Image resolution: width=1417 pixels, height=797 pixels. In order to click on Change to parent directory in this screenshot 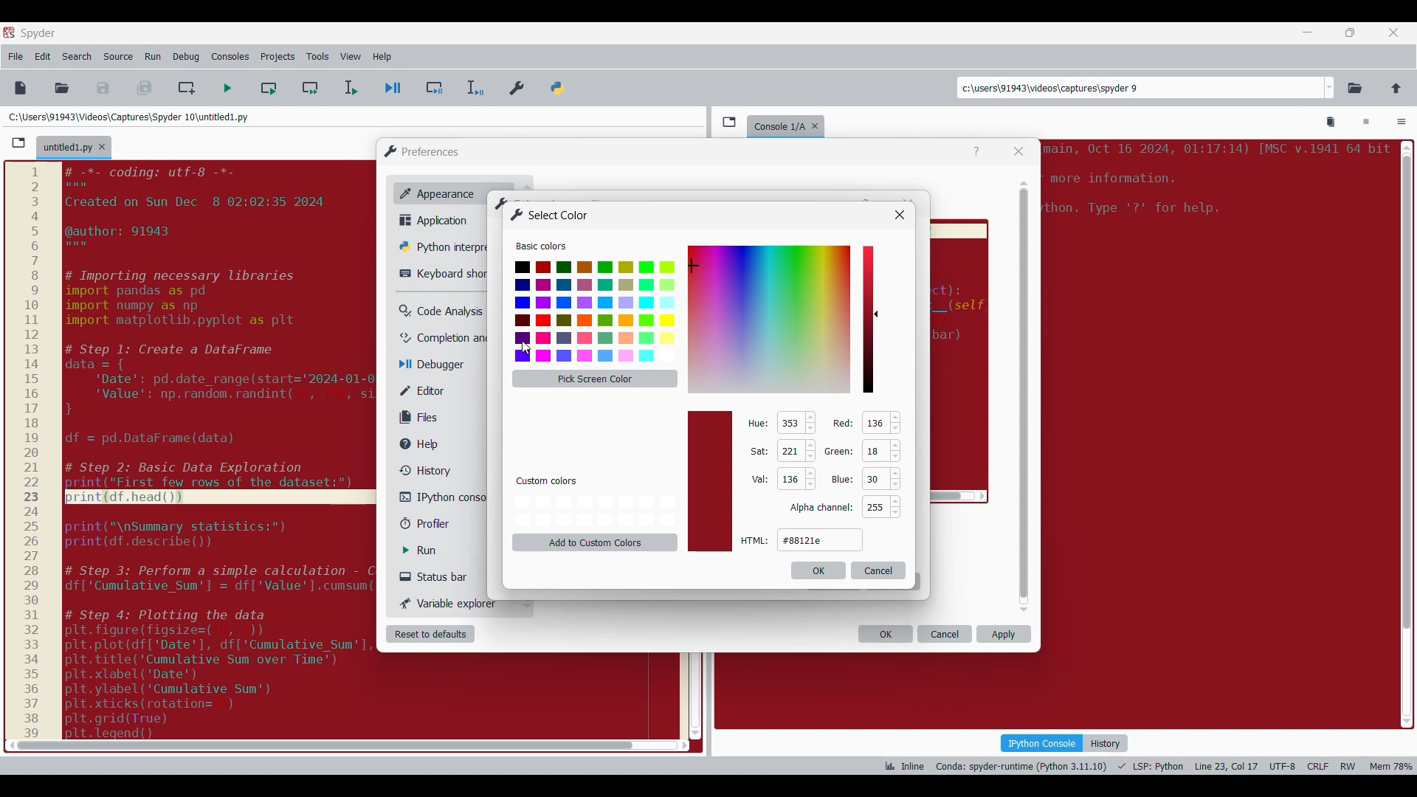, I will do `click(1396, 88)`.